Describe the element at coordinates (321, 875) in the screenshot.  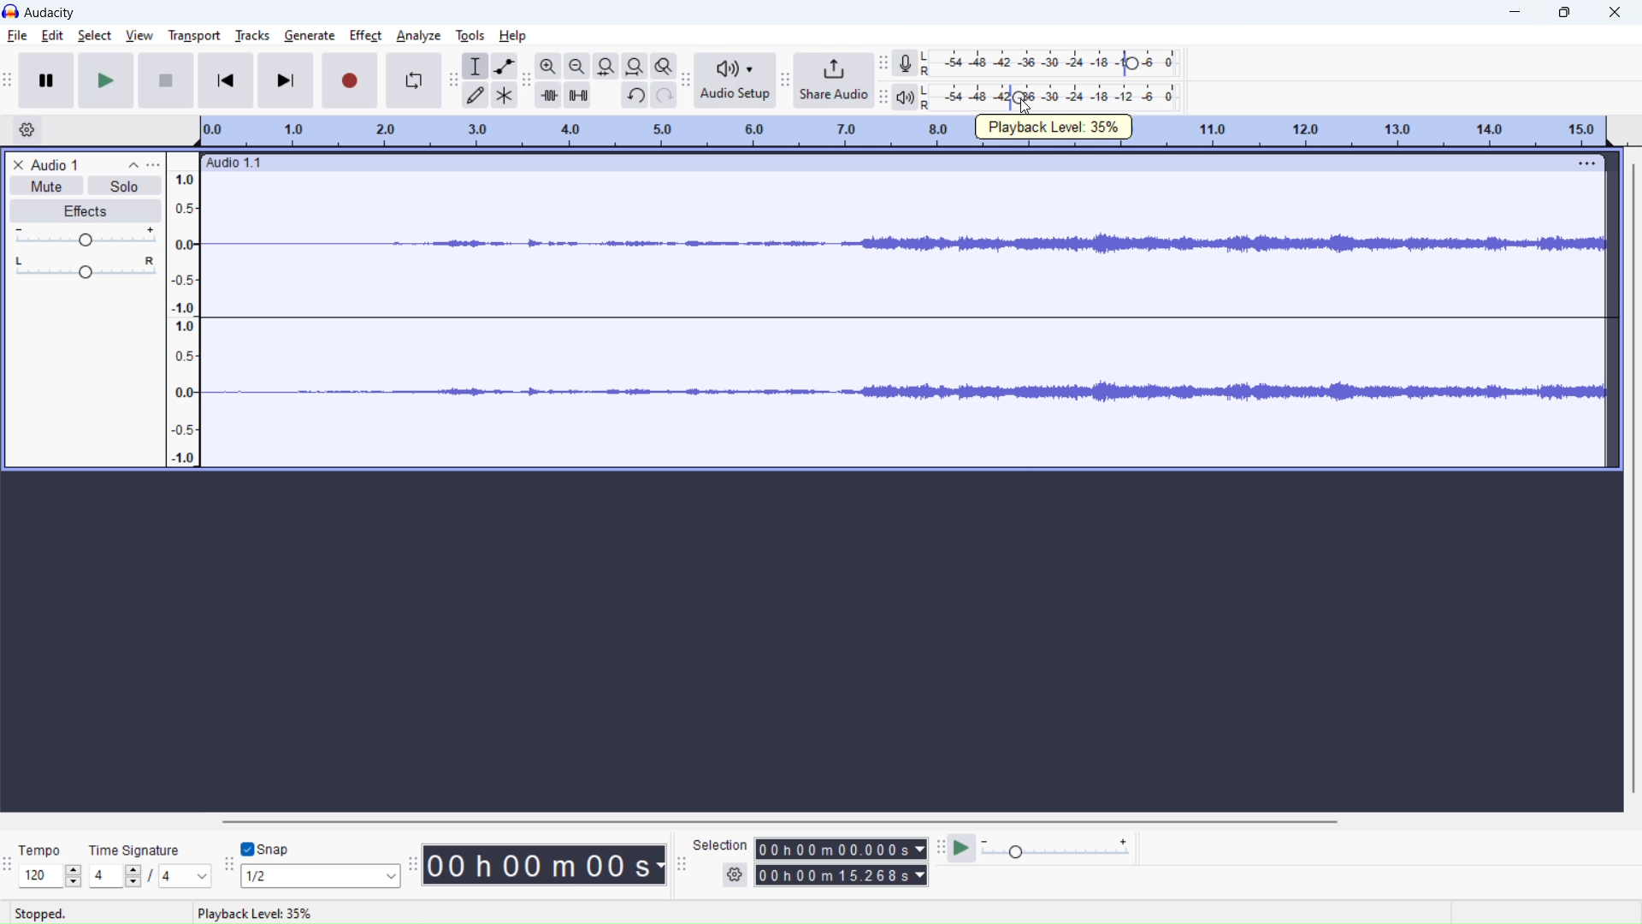
I see `select snap` at that location.